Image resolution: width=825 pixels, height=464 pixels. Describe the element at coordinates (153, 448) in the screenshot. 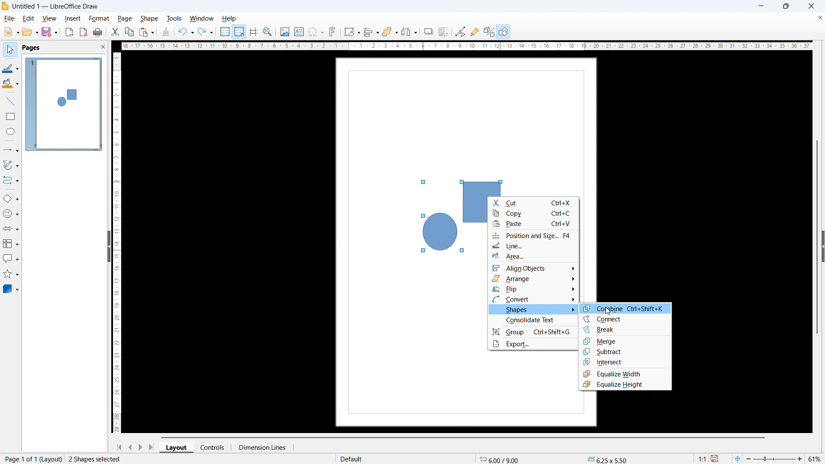

I see `go to last page` at that location.